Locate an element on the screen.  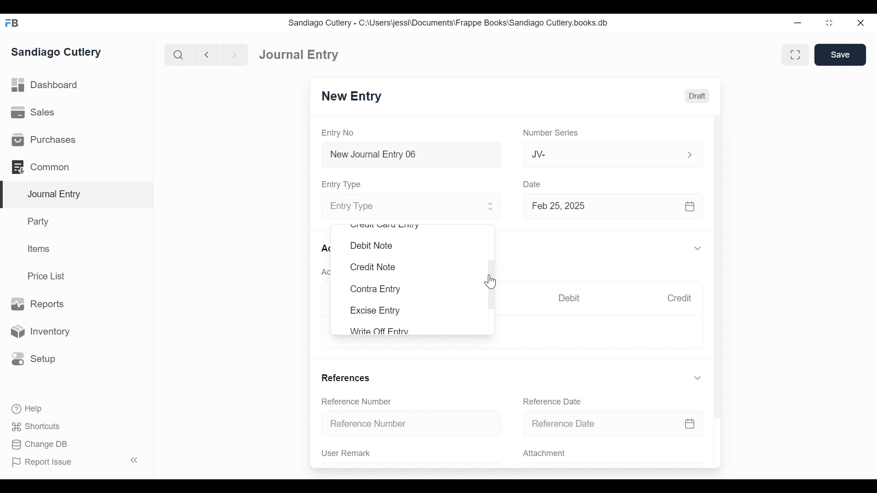
Change DB is located at coordinates (41, 446).